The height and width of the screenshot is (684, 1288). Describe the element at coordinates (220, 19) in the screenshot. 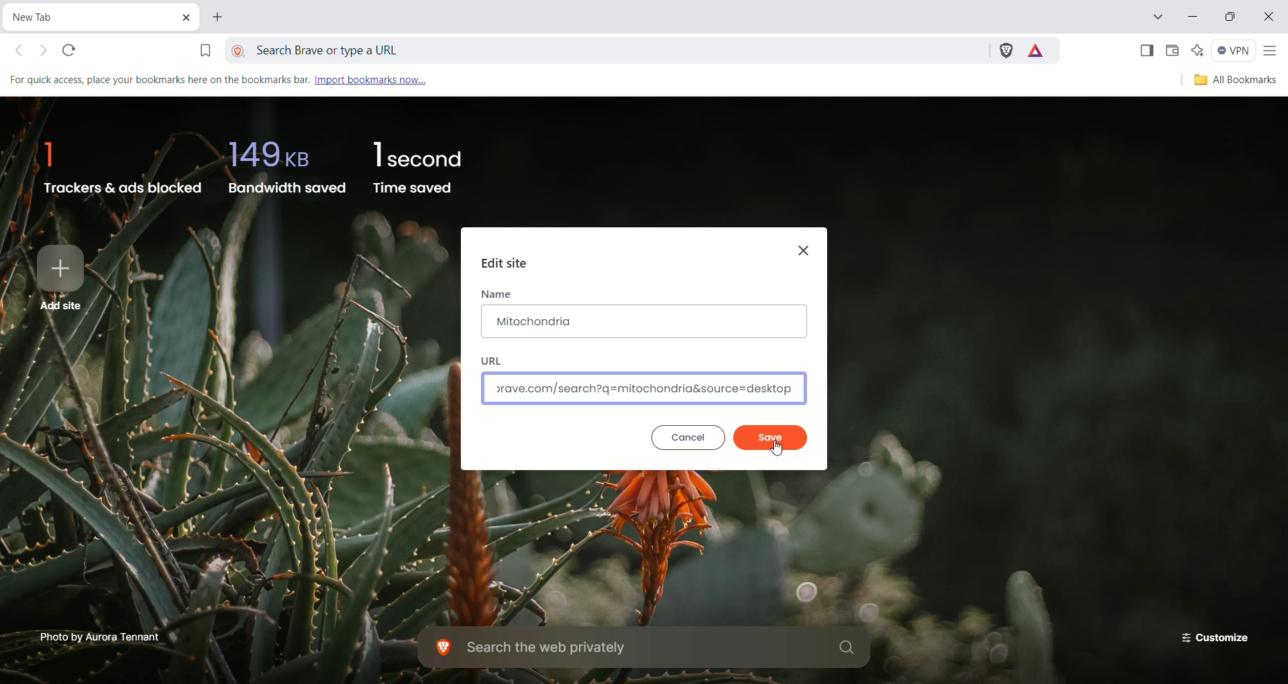

I see `new tab` at that location.